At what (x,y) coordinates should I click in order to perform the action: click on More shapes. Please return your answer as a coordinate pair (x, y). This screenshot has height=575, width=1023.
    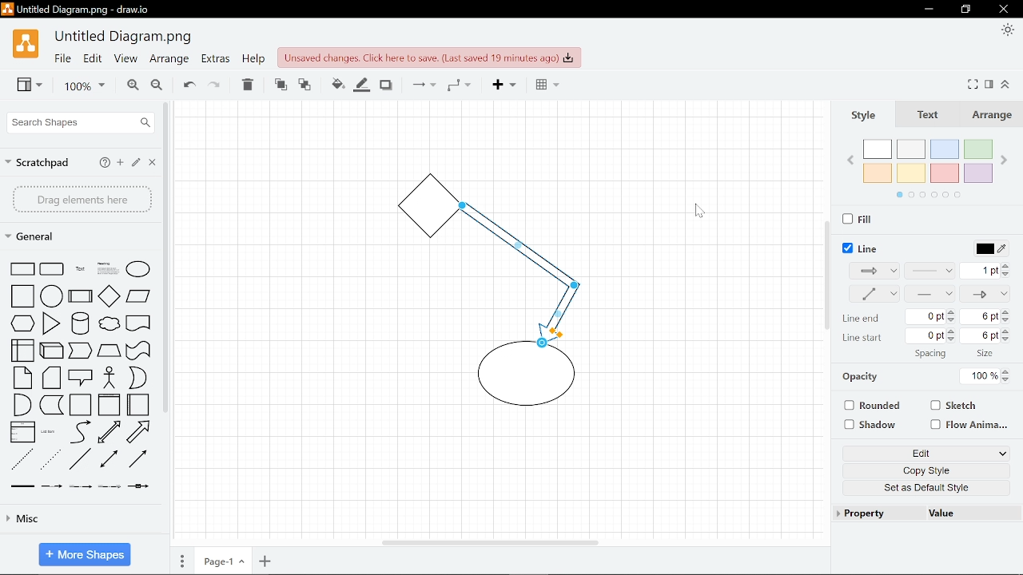
    Looking at the image, I should click on (84, 553).